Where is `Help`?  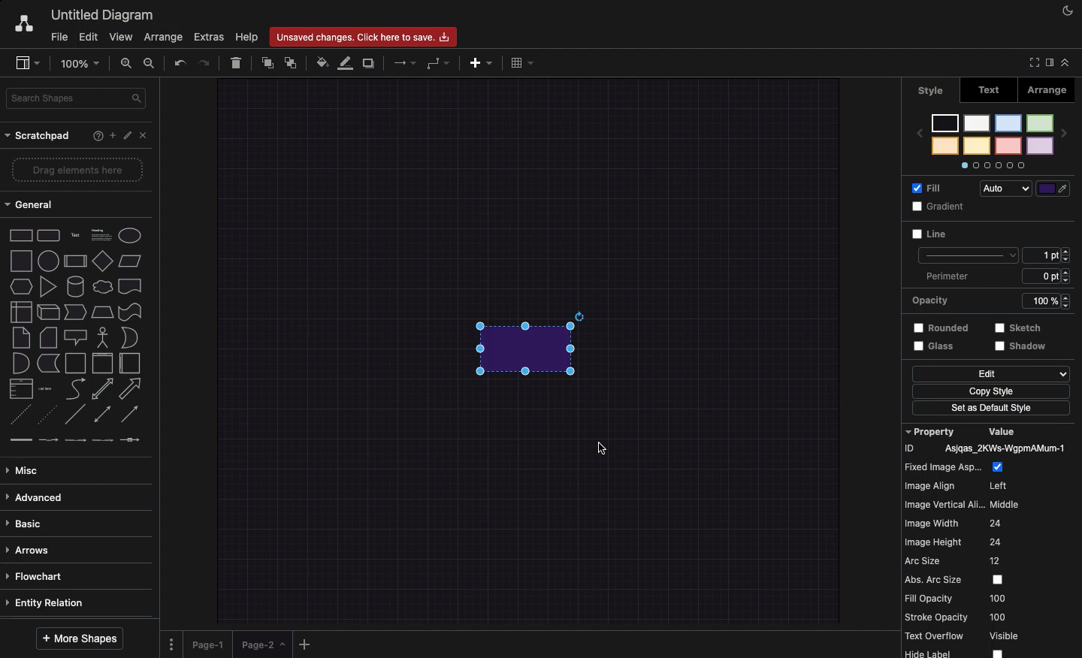 Help is located at coordinates (247, 37).